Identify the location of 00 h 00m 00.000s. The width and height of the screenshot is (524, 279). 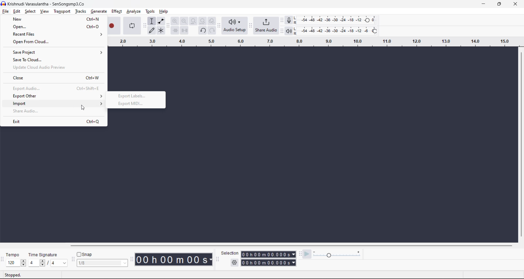
(268, 254).